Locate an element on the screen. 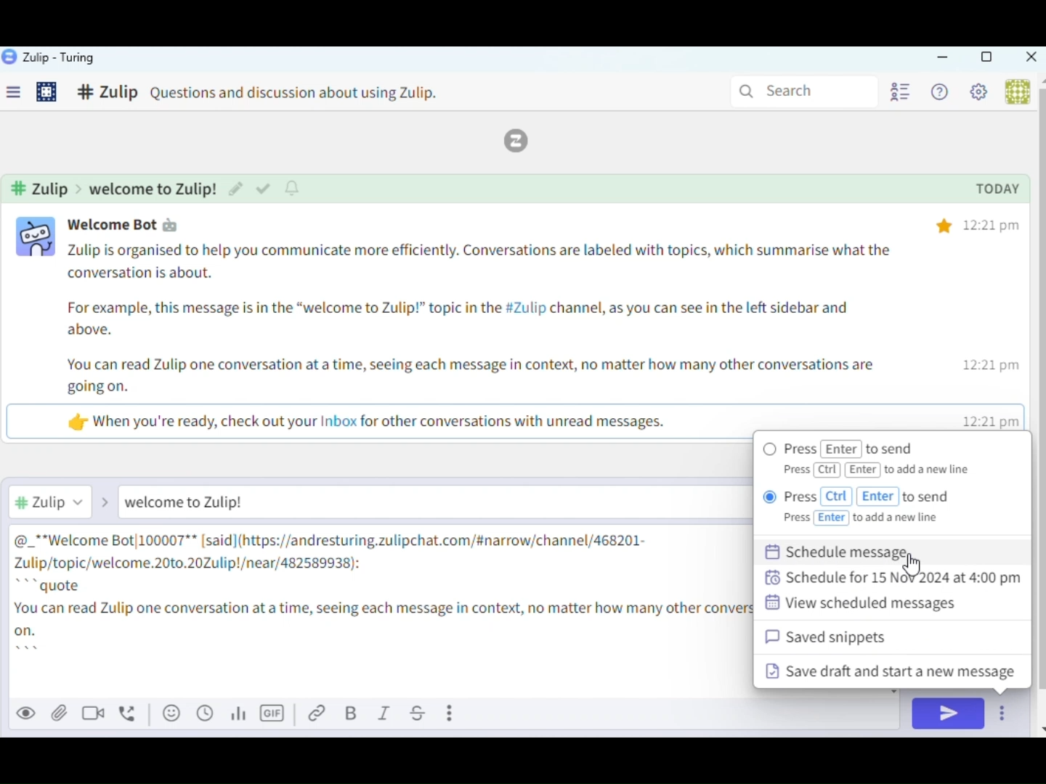 The height and width of the screenshot is (784, 1046). new line shortcut is located at coordinates (884, 471).